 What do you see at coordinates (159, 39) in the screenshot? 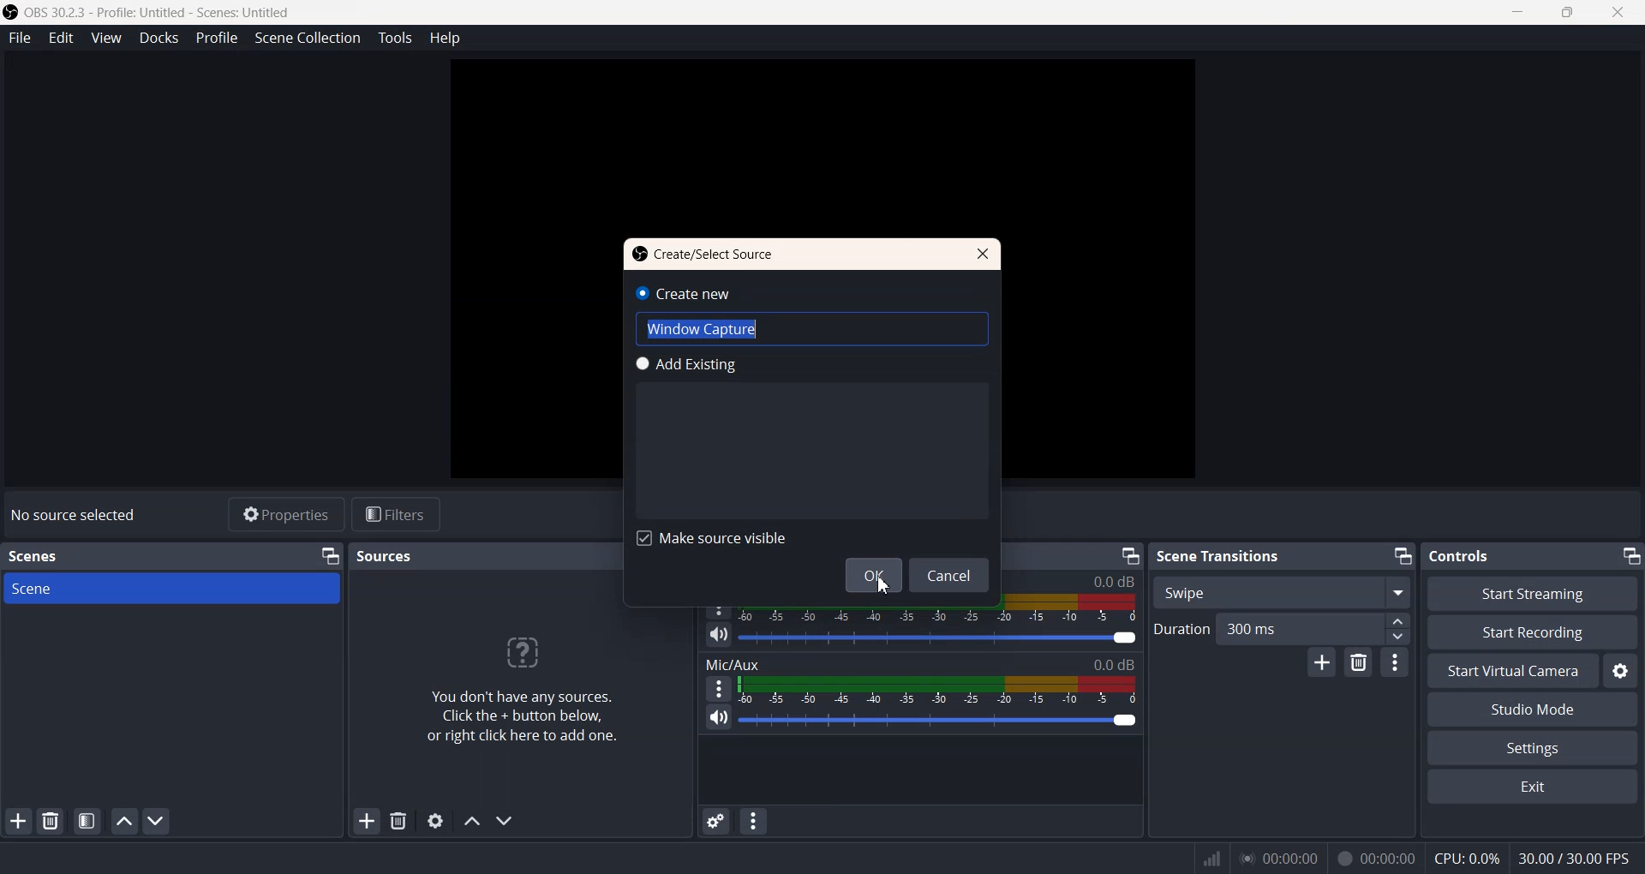
I see `Docks` at bounding box center [159, 39].